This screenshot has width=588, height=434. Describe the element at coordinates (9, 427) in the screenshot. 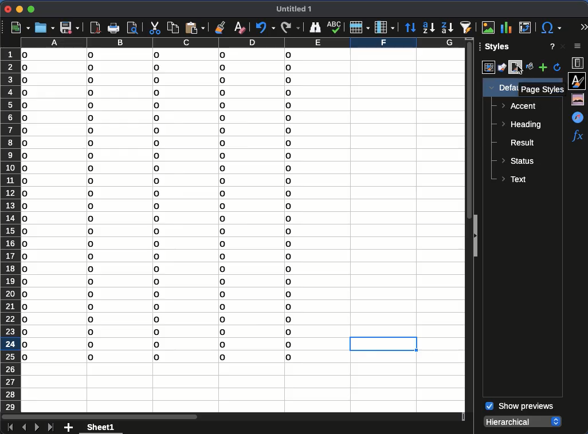

I see `first sheet` at that location.